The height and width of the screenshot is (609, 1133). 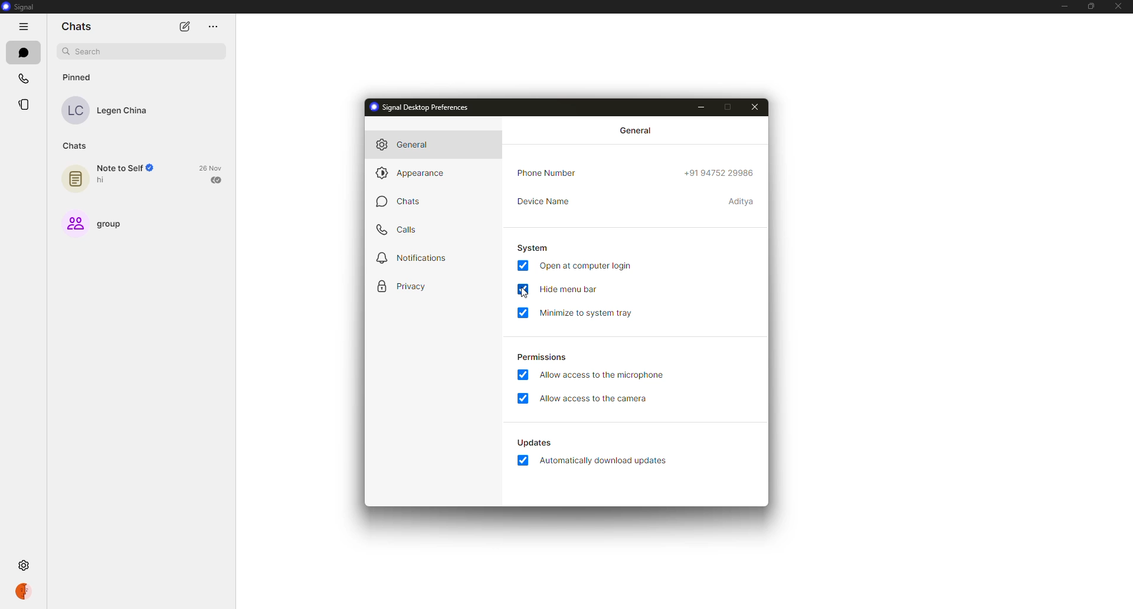 What do you see at coordinates (756, 108) in the screenshot?
I see `close` at bounding box center [756, 108].